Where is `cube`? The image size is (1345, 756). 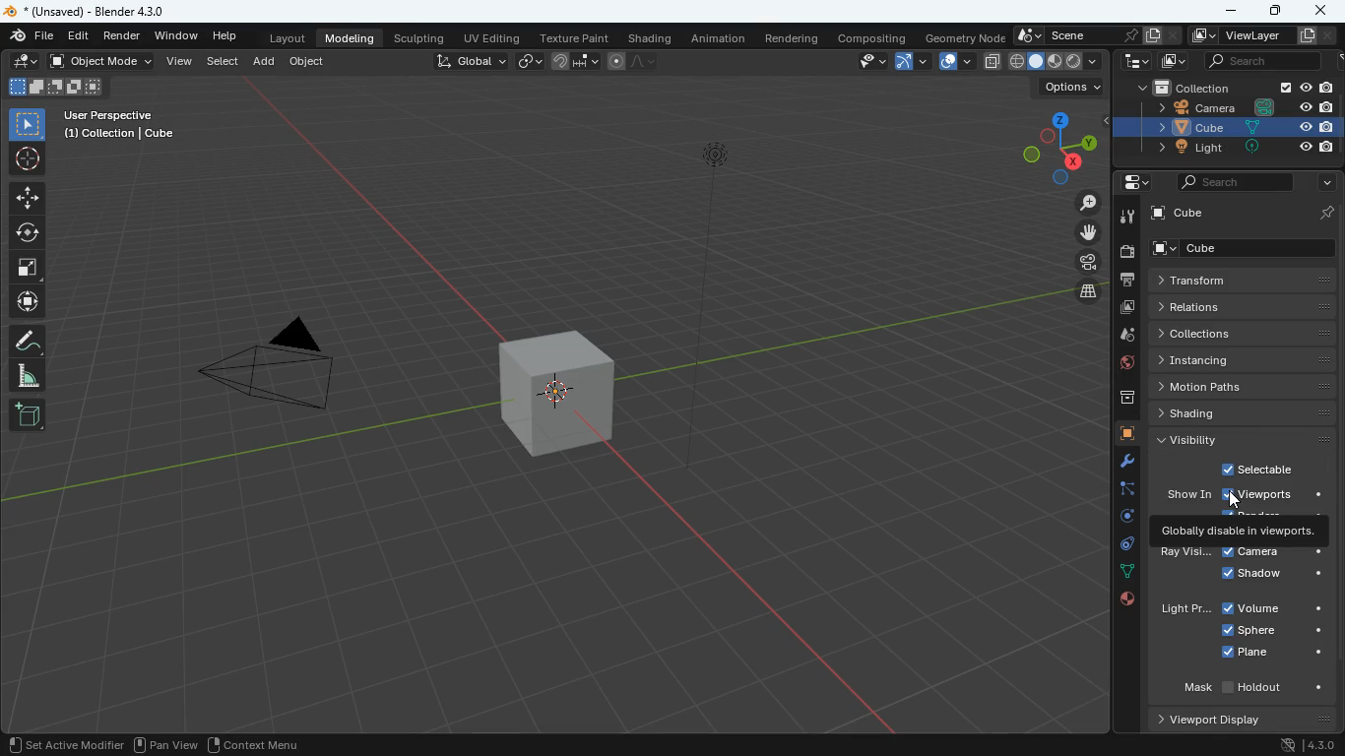
cube is located at coordinates (1223, 128).